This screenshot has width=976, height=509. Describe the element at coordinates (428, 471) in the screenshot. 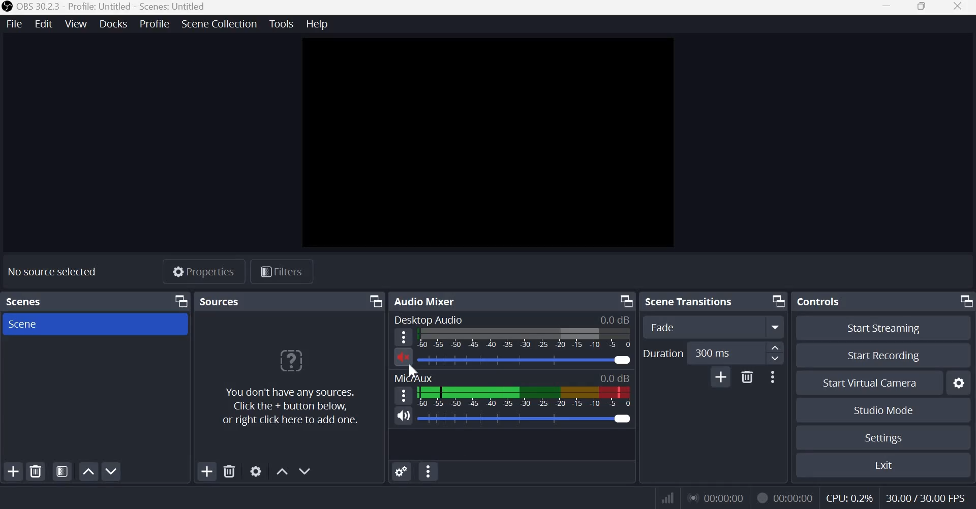

I see `Advanced audio properties` at that location.